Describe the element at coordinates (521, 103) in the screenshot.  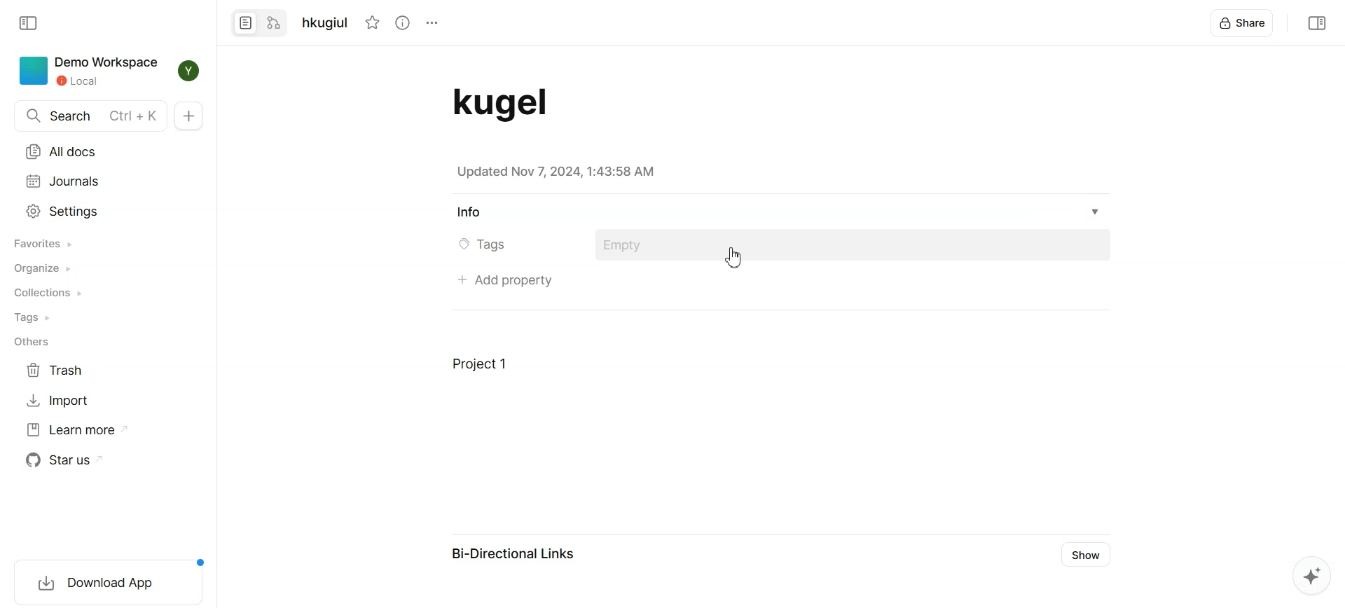
I see `Document Title` at that location.